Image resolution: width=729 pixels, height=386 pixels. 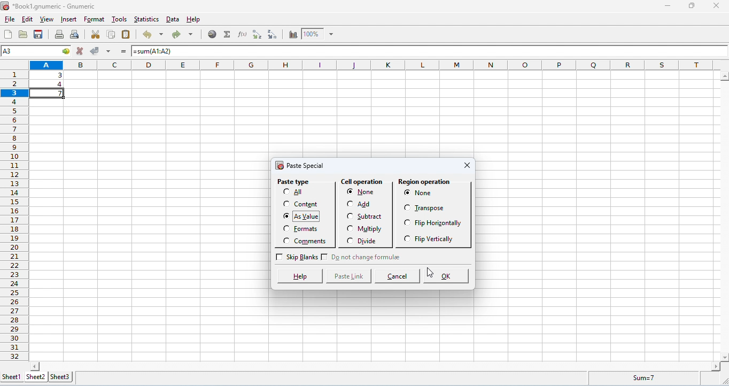 I want to click on undo, so click(x=152, y=35).